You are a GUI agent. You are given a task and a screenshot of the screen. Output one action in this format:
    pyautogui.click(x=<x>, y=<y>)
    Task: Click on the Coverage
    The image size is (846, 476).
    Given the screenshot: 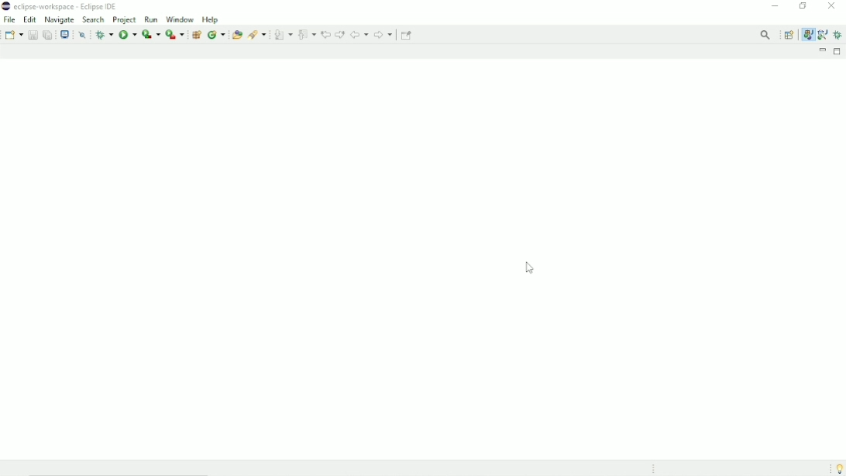 What is the action you would take?
    pyautogui.click(x=151, y=33)
    